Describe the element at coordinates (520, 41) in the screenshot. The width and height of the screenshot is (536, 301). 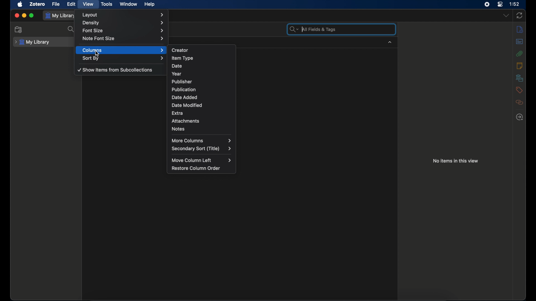
I see `abstracts` at that location.